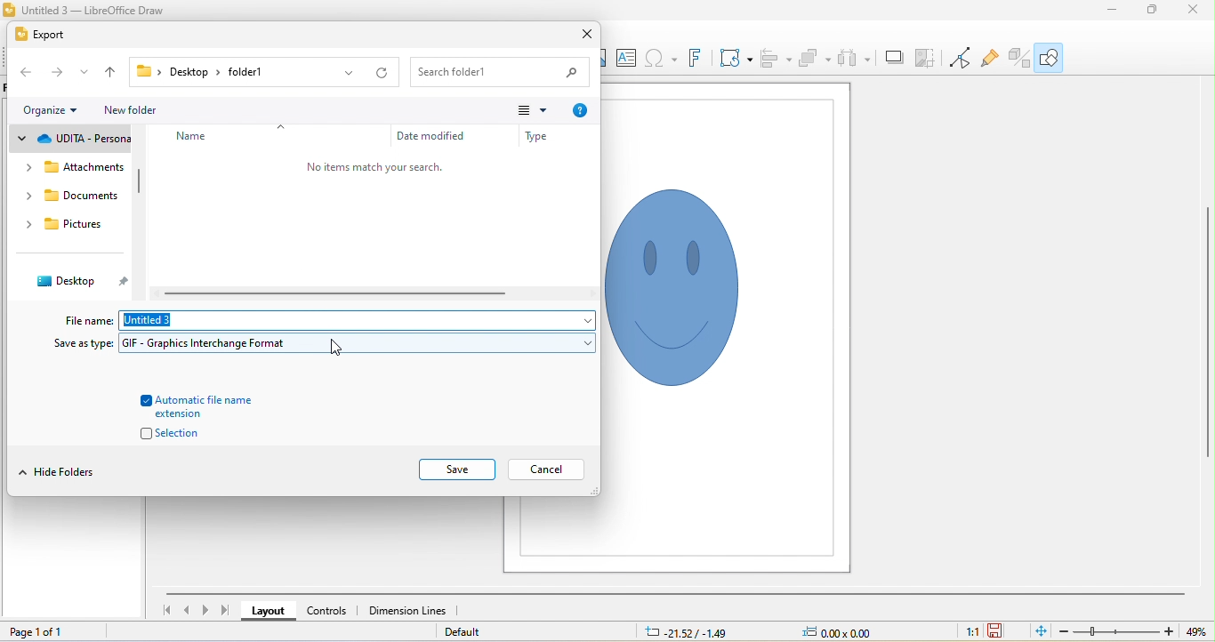 This screenshot has width=1215, height=642. I want to click on vertical scroll bar, so click(138, 192).